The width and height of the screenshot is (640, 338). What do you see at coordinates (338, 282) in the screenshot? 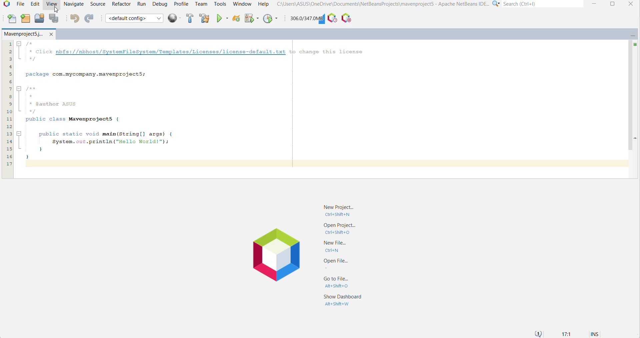
I see `Go to File` at bounding box center [338, 282].